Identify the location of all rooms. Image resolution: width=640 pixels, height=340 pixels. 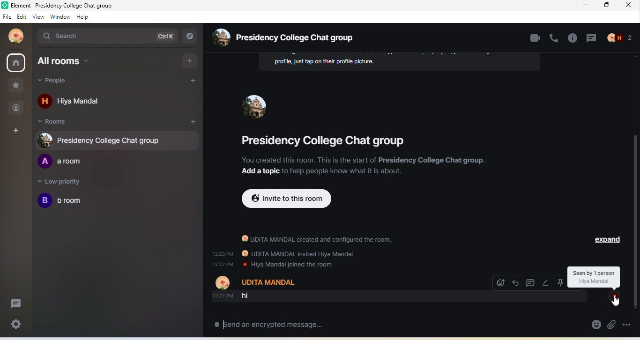
(16, 63).